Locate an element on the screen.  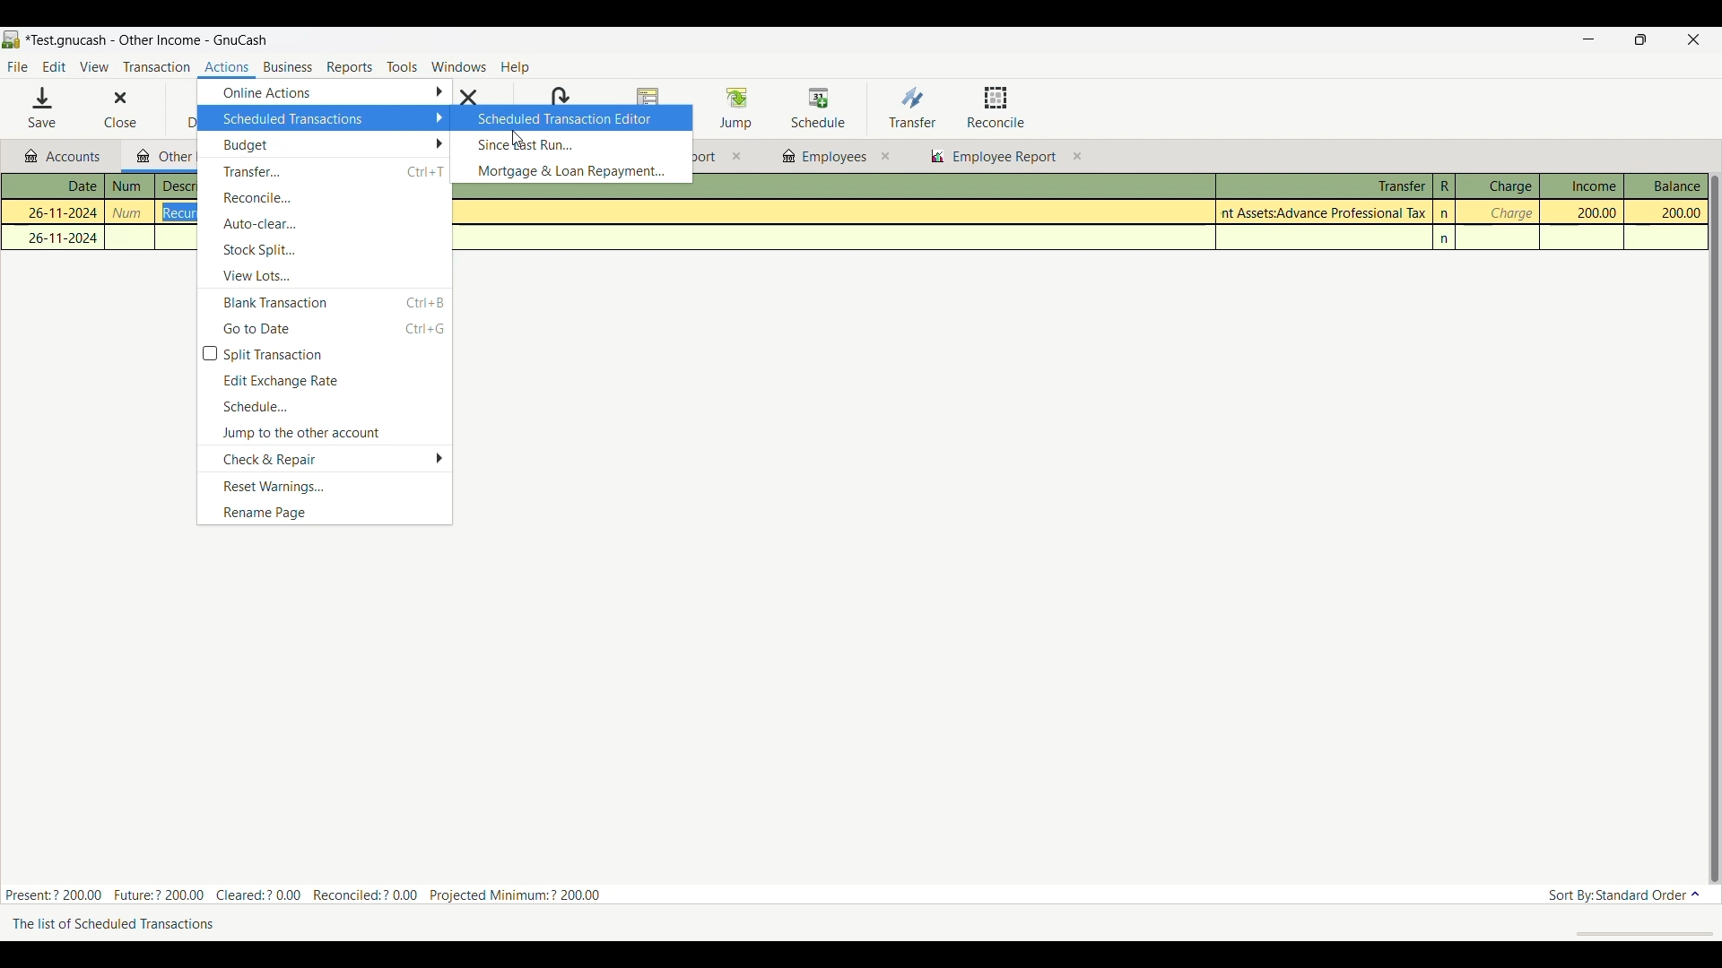
Reconcile is located at coordinates (996, 107).